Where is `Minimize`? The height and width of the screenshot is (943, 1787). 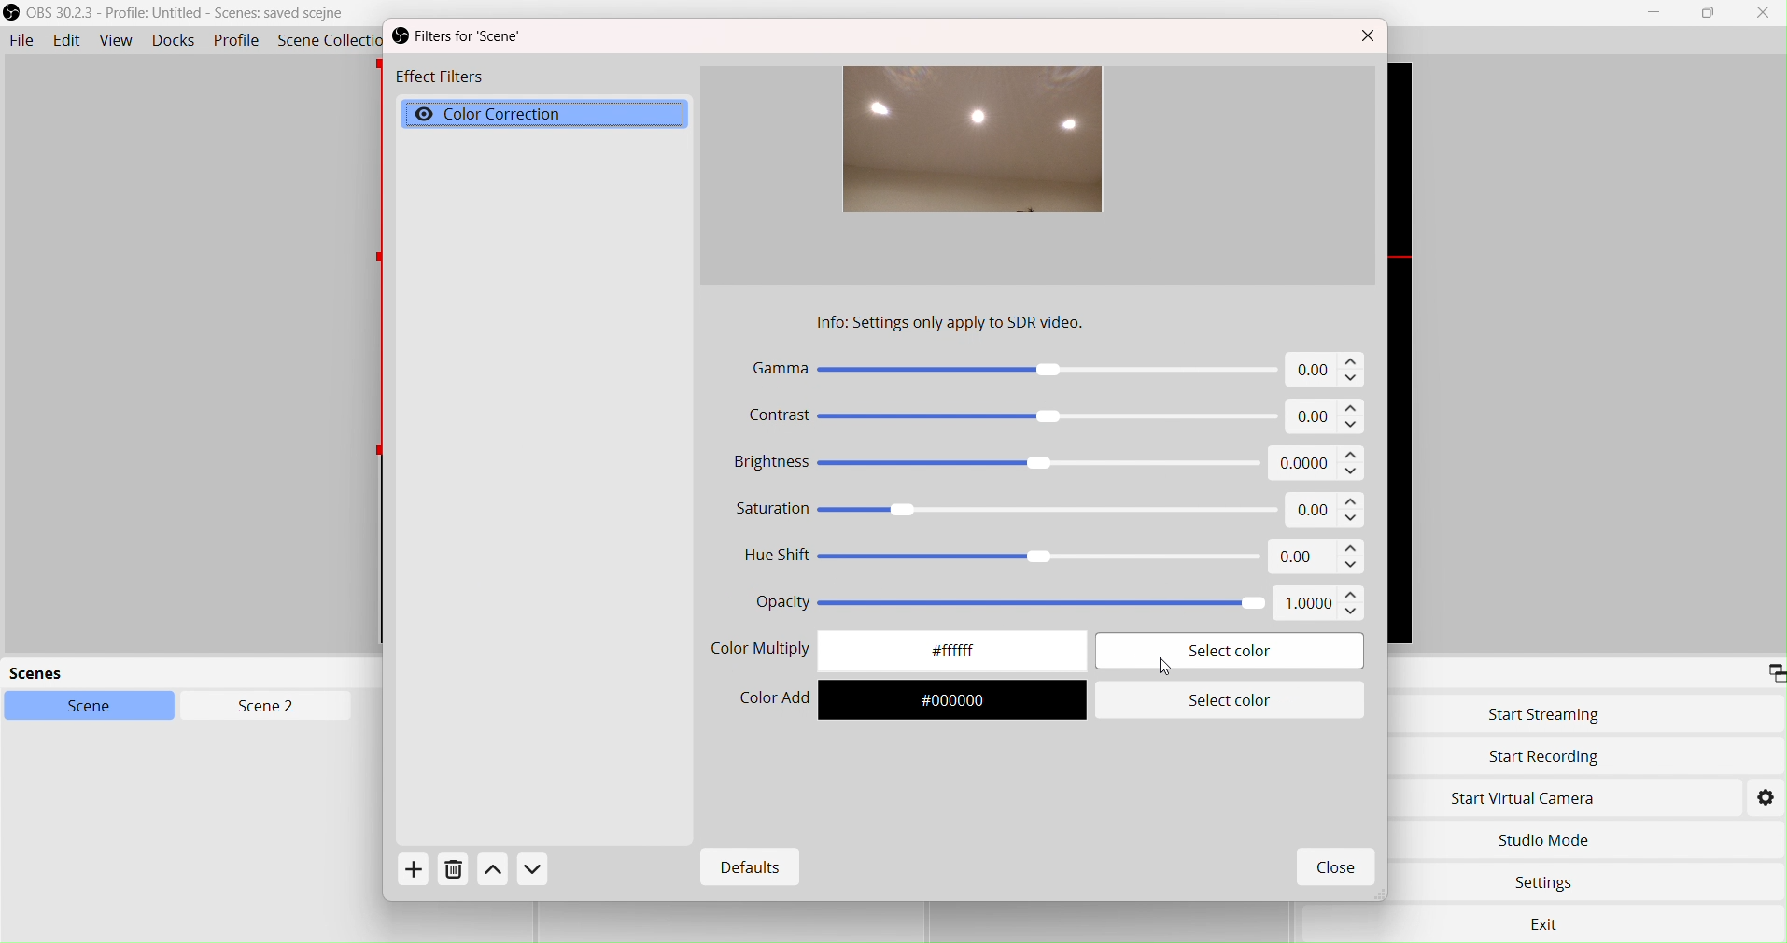 Minimize is located at coordinates (1654, 12).